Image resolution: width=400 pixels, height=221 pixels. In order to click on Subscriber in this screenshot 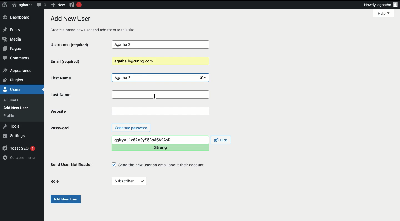, I will do `click(129, 181)`.